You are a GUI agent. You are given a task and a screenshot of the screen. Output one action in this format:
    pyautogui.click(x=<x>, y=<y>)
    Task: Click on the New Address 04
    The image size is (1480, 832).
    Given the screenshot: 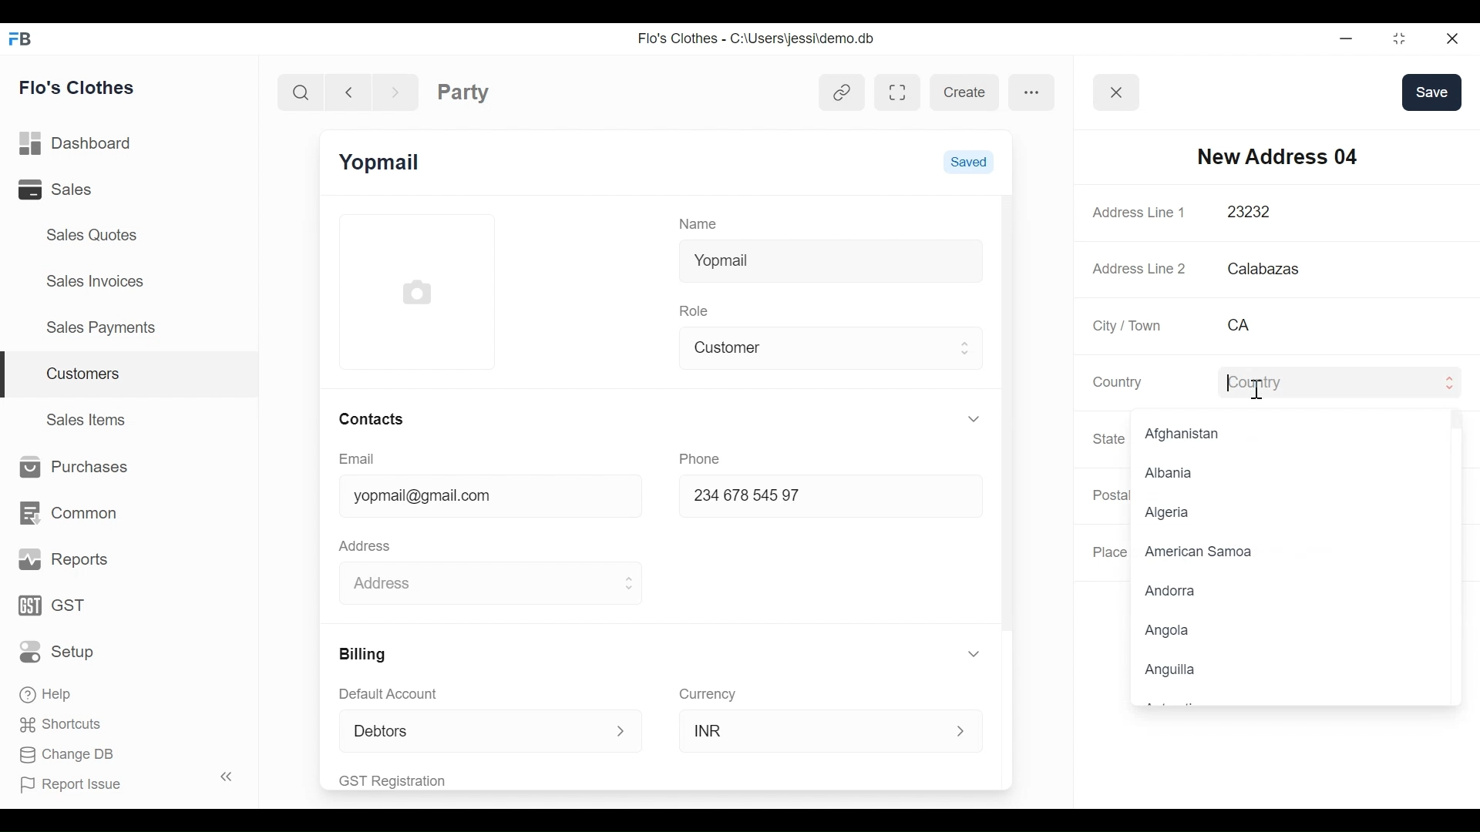 What is the action you would take?
    pyautogui.click(x=1277, y=156)
    